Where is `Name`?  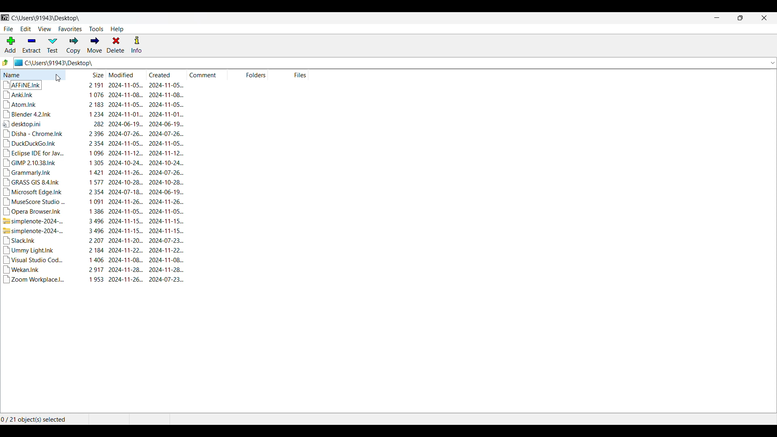
Name is located at coordinates (33, 74).